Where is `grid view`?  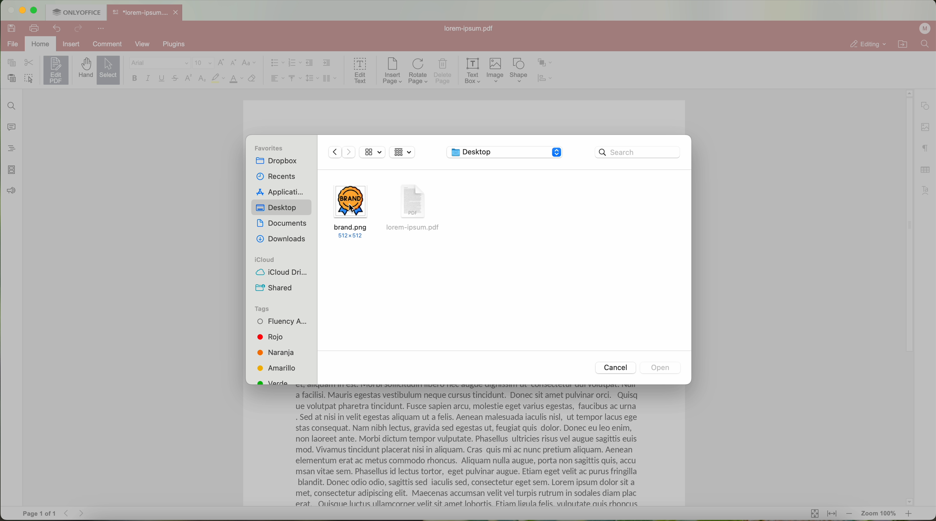 grid view is located at coordinates (403, 152).